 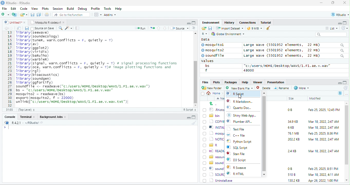 I want to click on Presentation, so click(x=275, y=82).